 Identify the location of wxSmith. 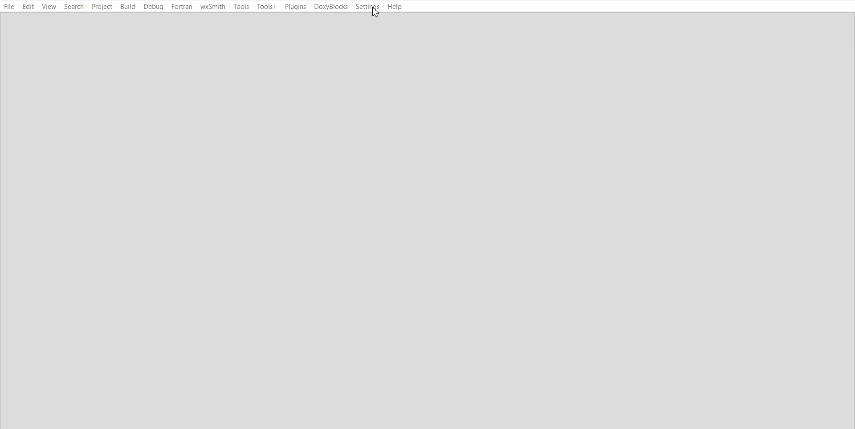
(213, 7).